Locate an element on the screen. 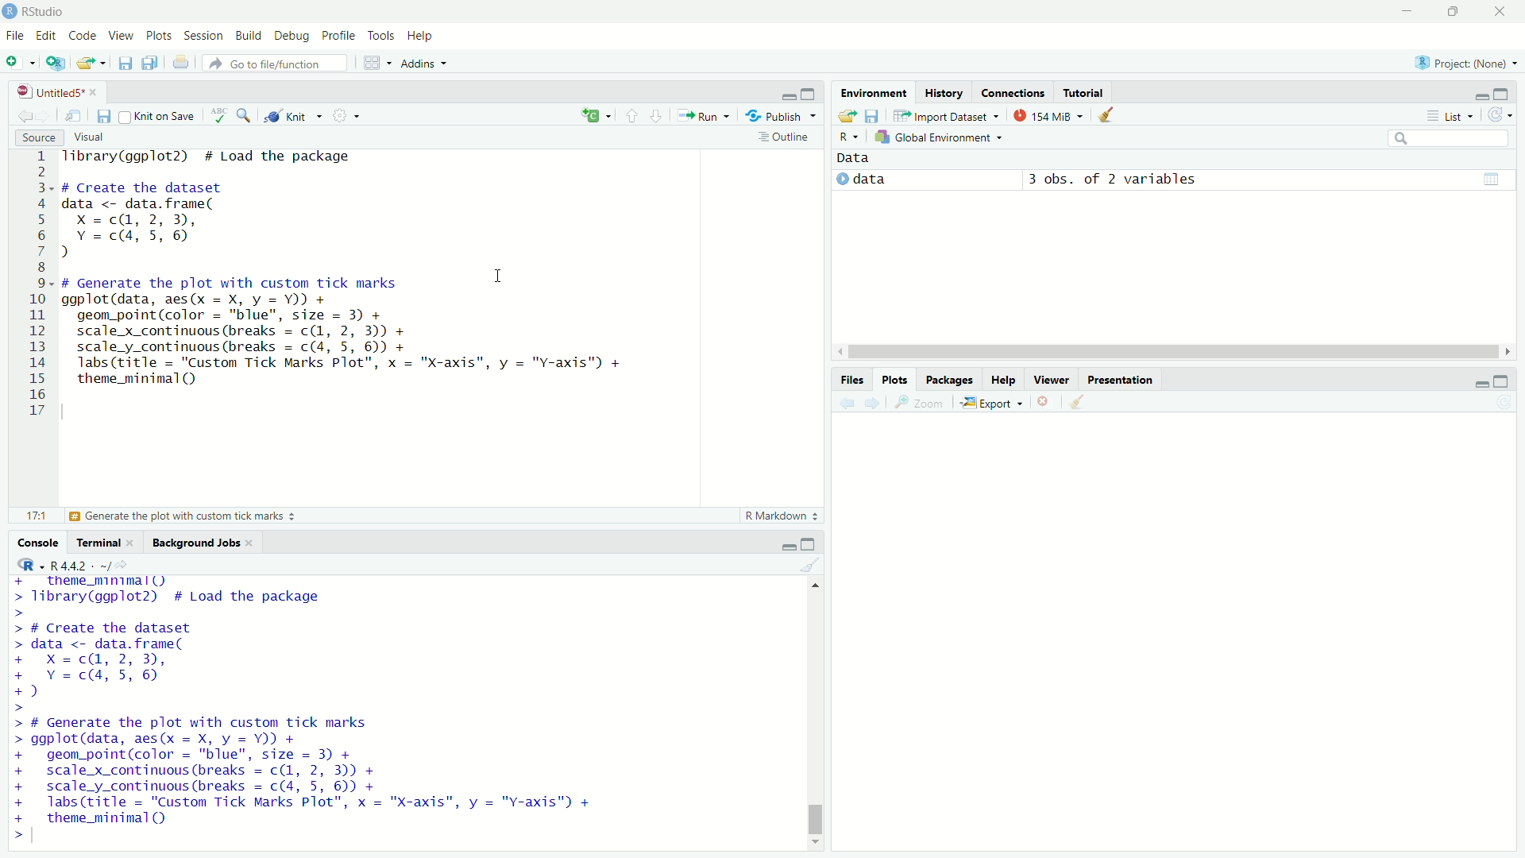 The height and width of the screenshot is (858, 1525). close is located at coordinates (98, 90).